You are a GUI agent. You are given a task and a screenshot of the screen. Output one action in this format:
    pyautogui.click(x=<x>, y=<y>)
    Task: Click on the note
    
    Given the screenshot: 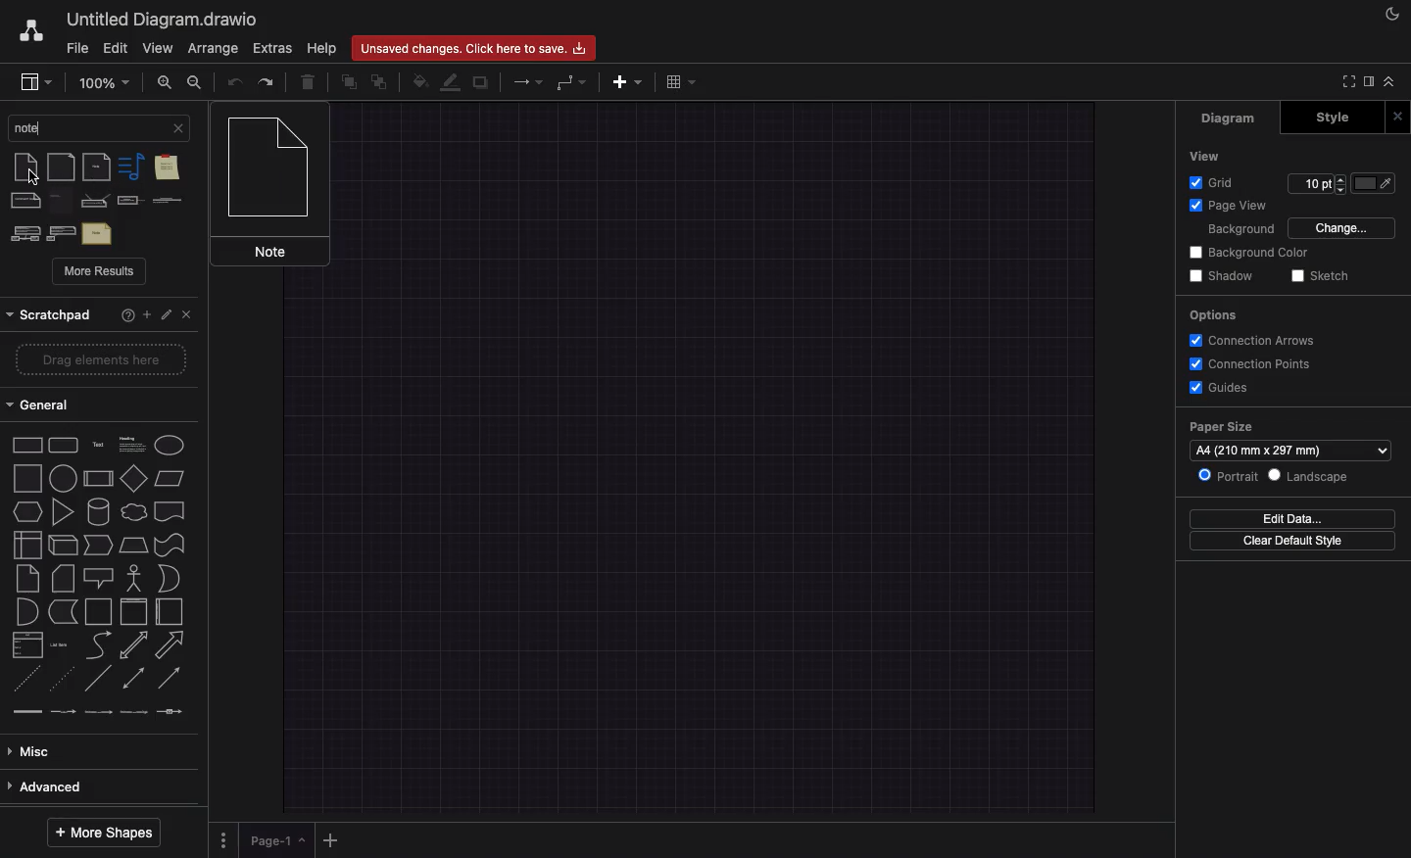 What is the action you would take?
    pyautogui.click(x=98, y=167)
    